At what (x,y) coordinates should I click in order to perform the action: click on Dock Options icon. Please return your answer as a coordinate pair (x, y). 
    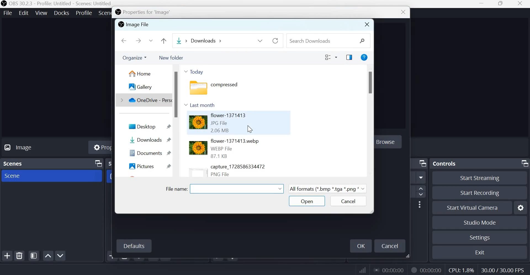
    Looking at the image, I should click on (423, 163).